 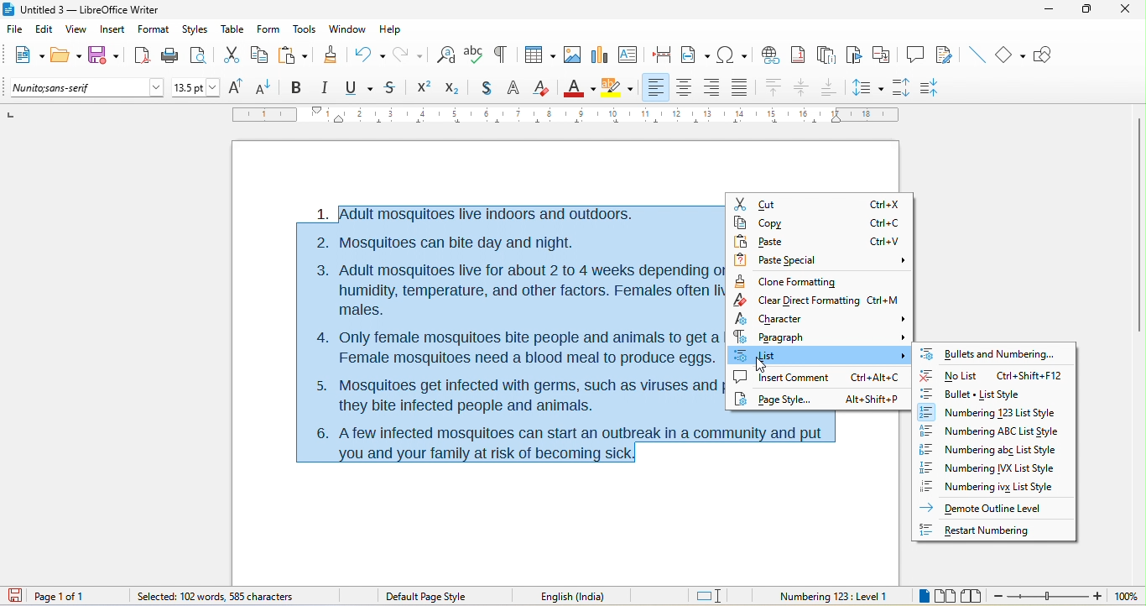 I want to click on Restart Numbering, so click(x=986, y=529).